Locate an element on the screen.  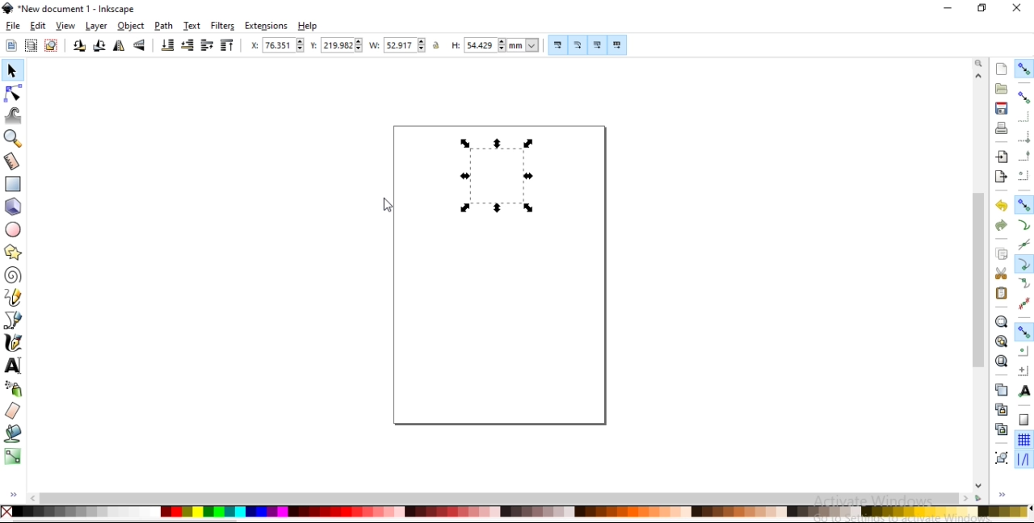
select all objects and nodes is located at coordinates (11, 46).